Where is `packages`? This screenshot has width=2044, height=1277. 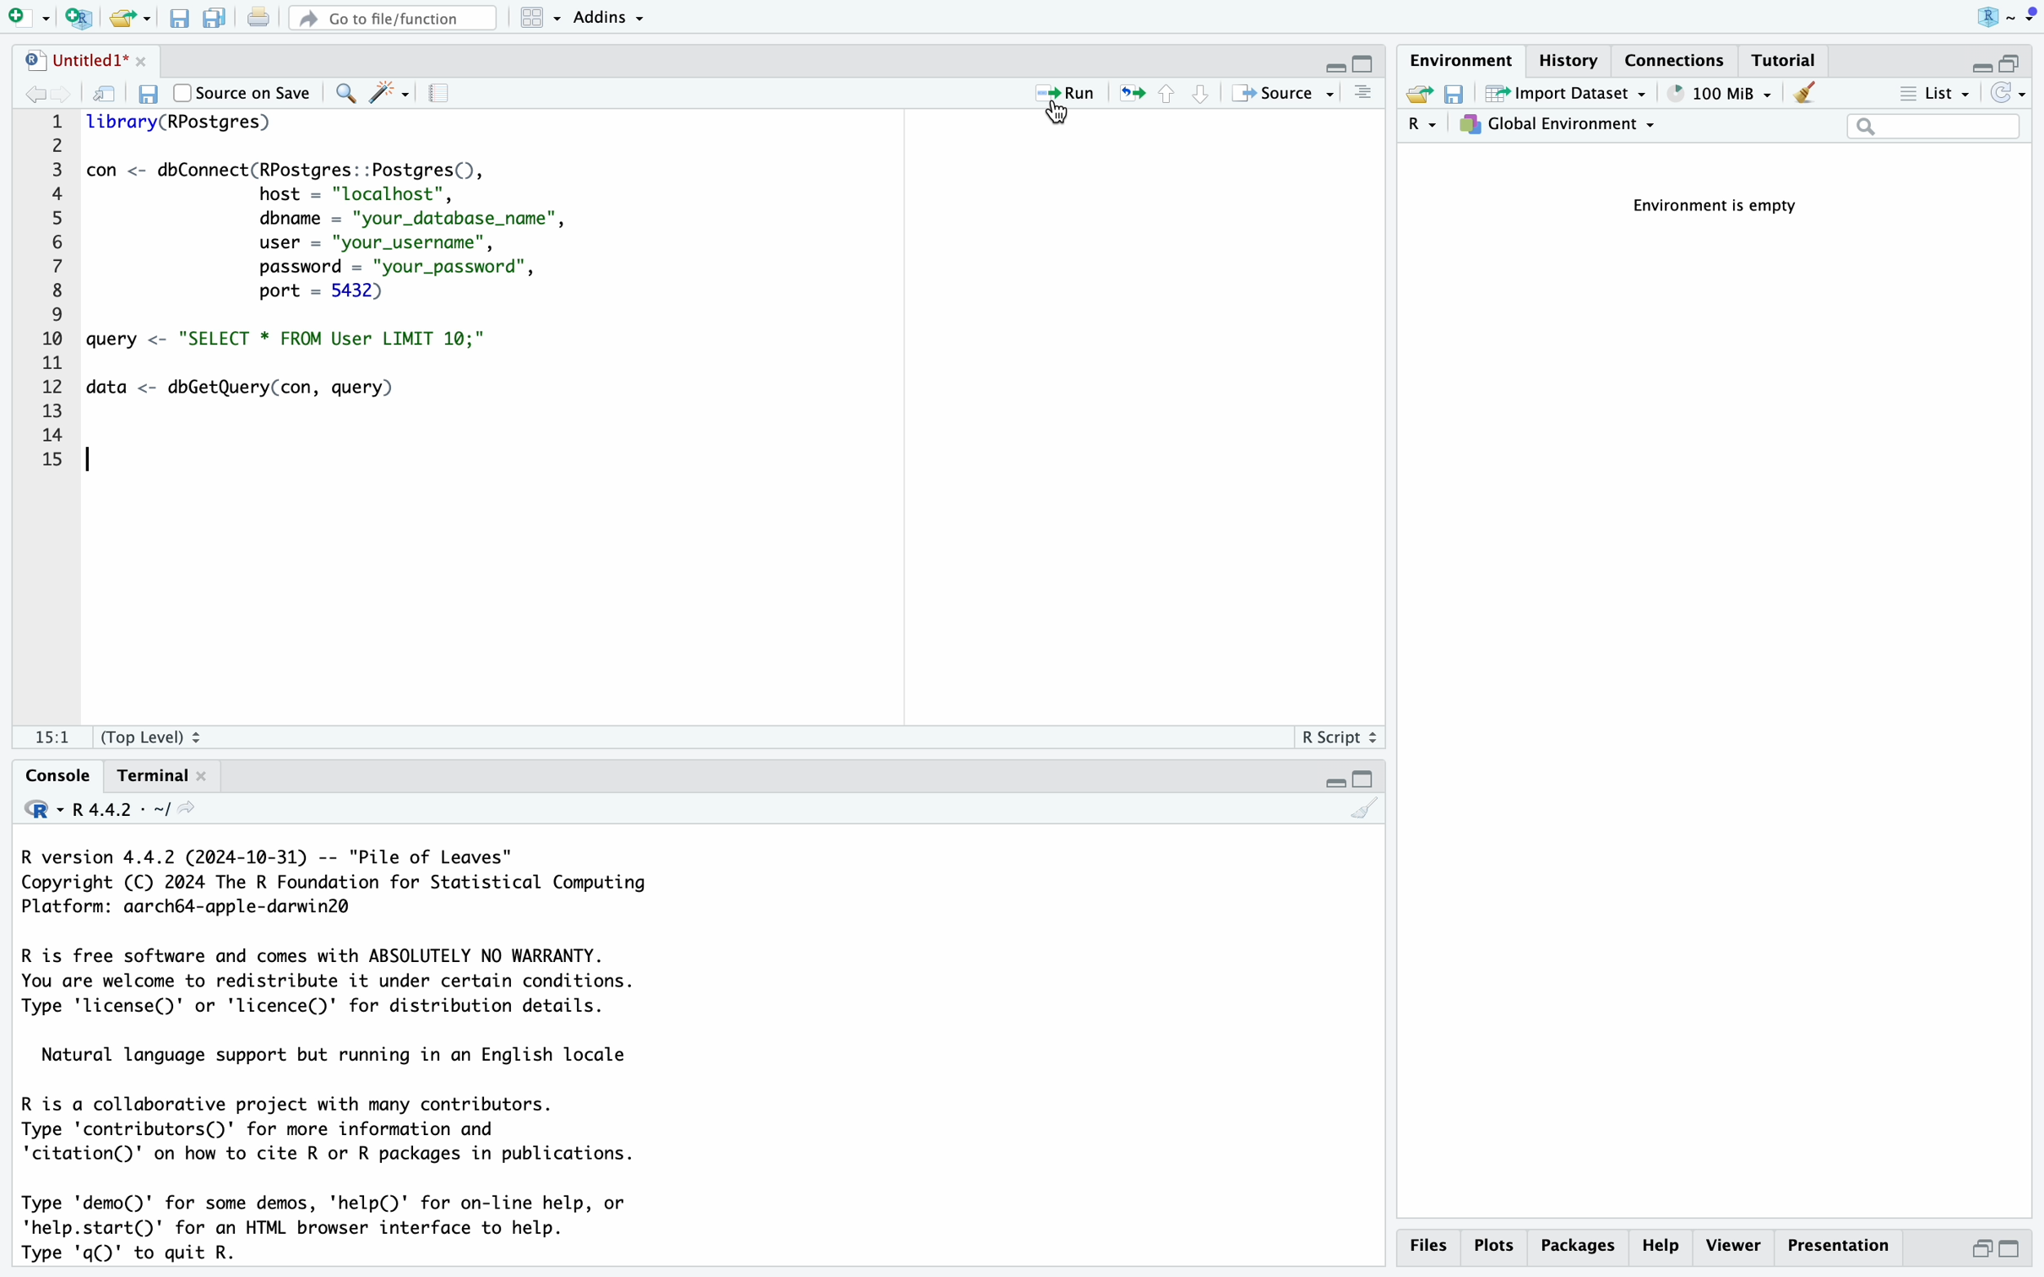
packages is located at coordinates (1577, 1249).